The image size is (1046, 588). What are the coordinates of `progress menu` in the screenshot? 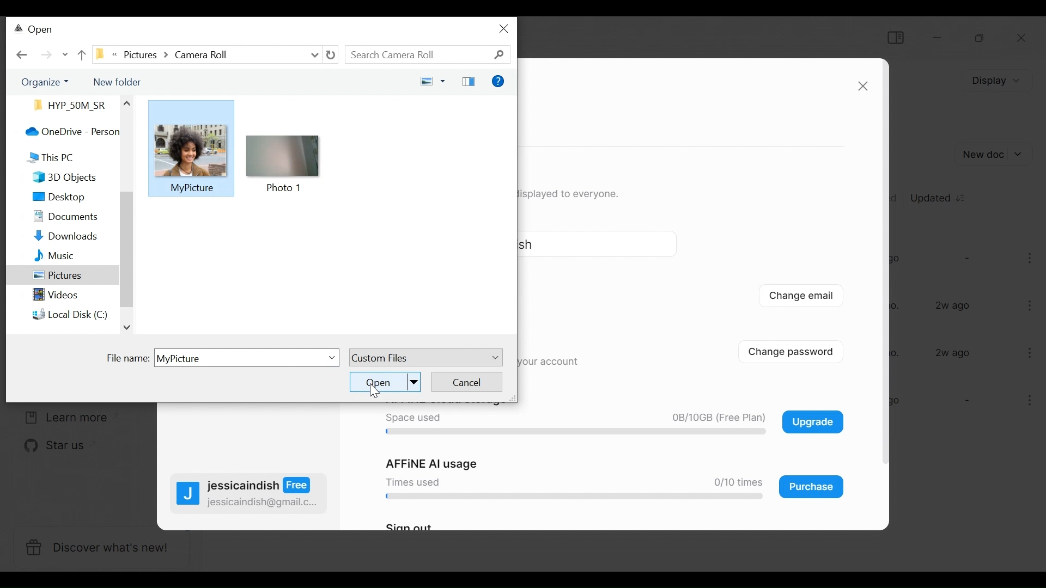 It's located at (576, 433).